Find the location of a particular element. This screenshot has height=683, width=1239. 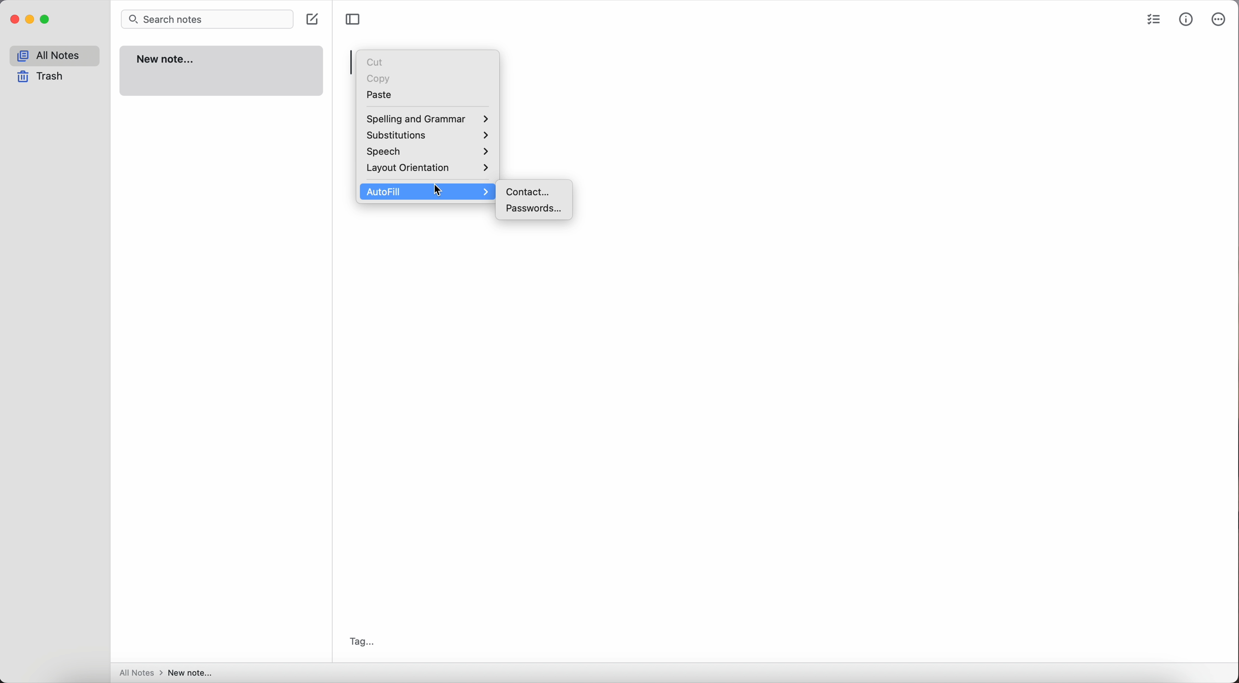

more options is located at coordinates (1220, 20).